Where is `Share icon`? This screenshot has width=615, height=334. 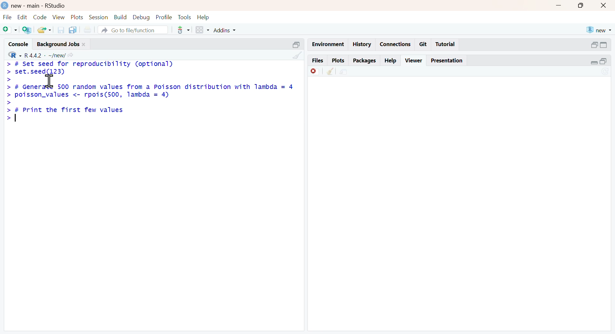
Share icon is located at coordinates (71, 55).